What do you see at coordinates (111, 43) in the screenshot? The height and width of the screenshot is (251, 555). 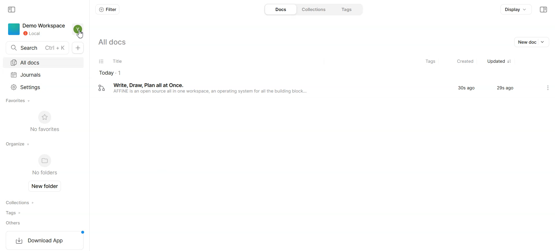 I see `all docs` at bounding box center [111, 43].